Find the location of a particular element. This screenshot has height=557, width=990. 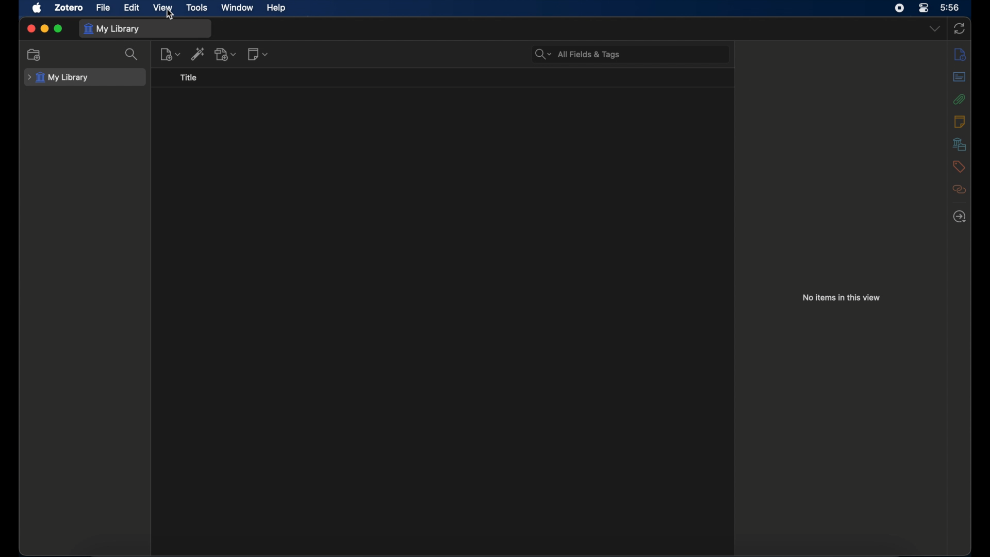

add item by identifier is located at coordinates (199, 54).